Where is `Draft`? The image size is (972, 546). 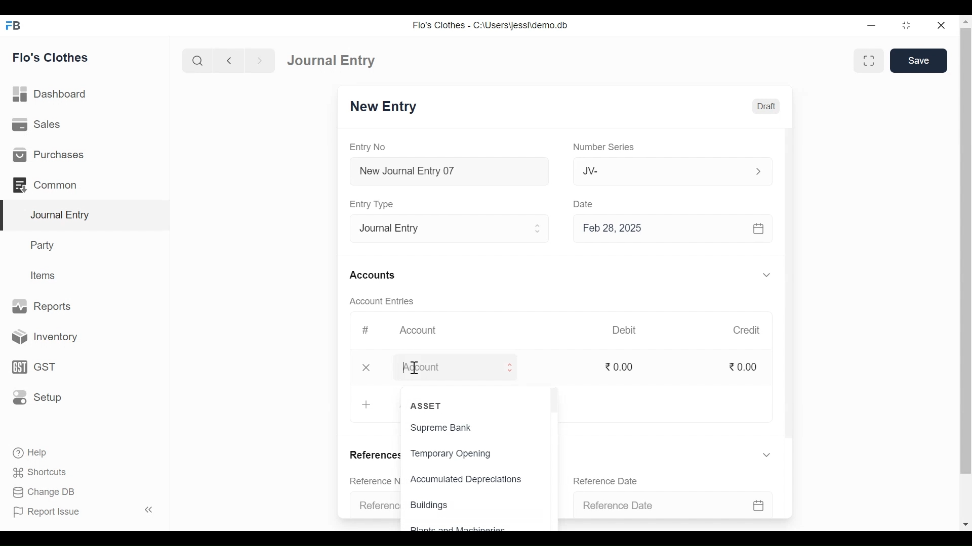
Draft is located at coordinates (767, 107).